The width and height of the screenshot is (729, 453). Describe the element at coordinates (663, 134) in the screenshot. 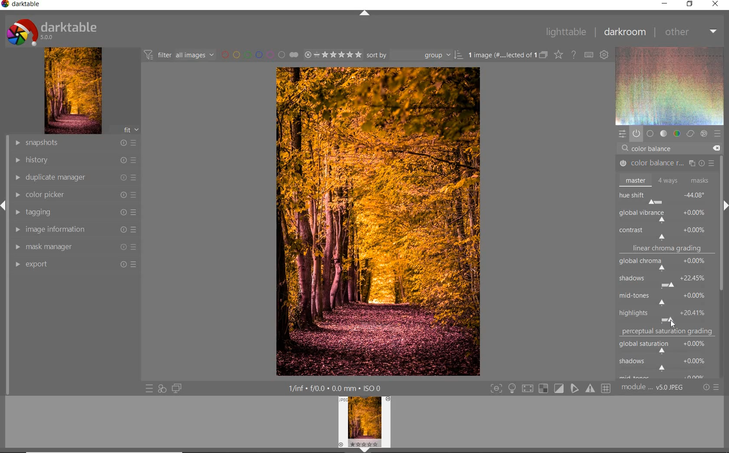

I see `tone` at that location.